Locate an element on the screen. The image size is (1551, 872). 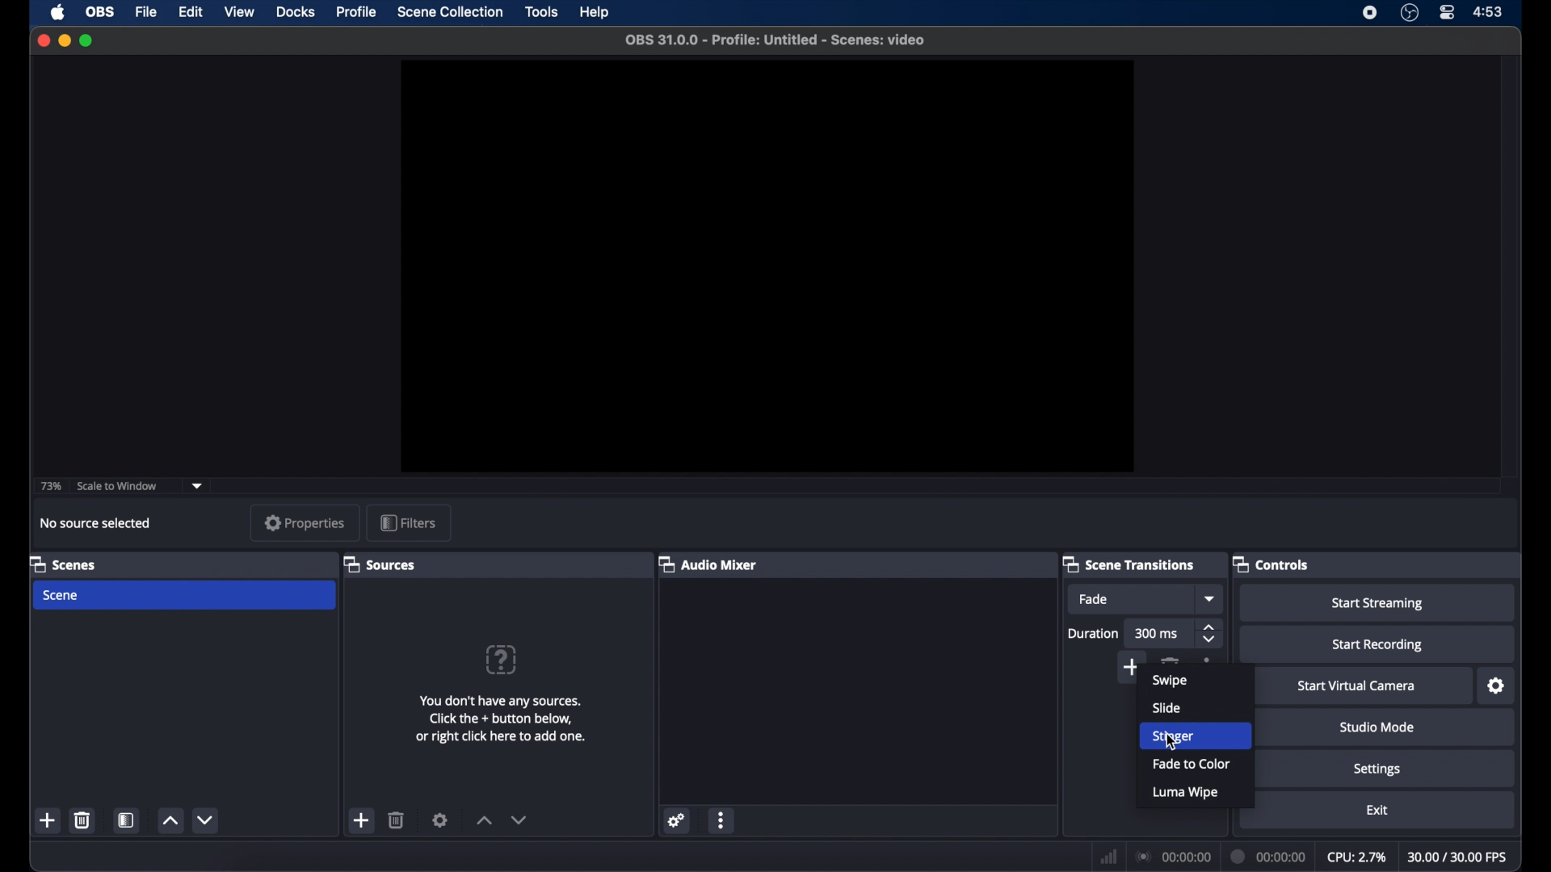
cpu is located at coordinates (1356, 856).